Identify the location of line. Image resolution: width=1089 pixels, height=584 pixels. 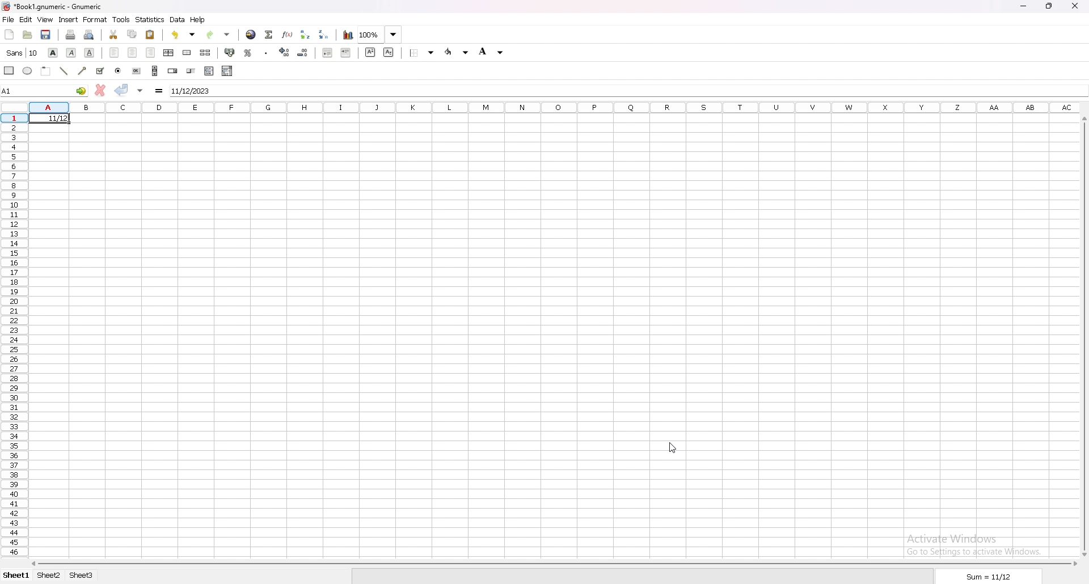
(63, 71).